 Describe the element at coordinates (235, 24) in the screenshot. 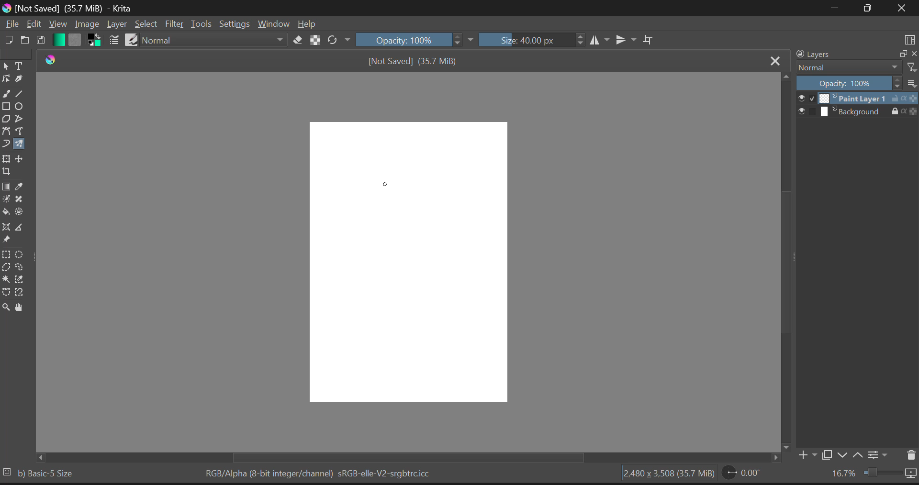

I see `Settings` at that location.